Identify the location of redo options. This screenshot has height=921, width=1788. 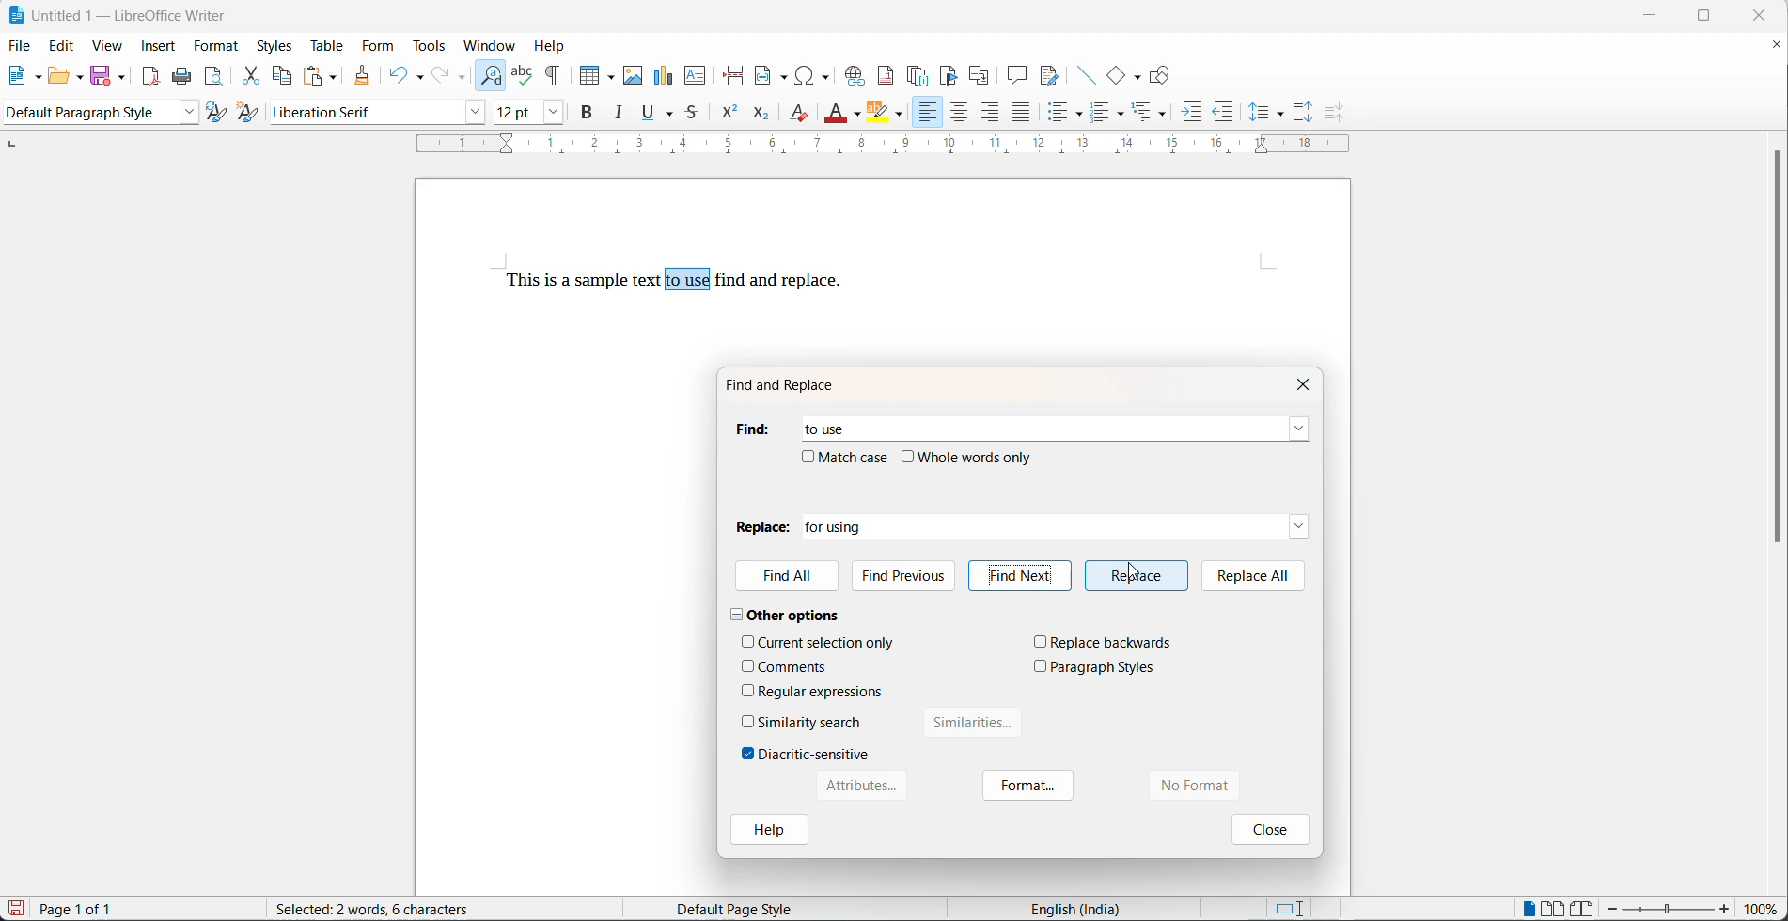
(463, 78).